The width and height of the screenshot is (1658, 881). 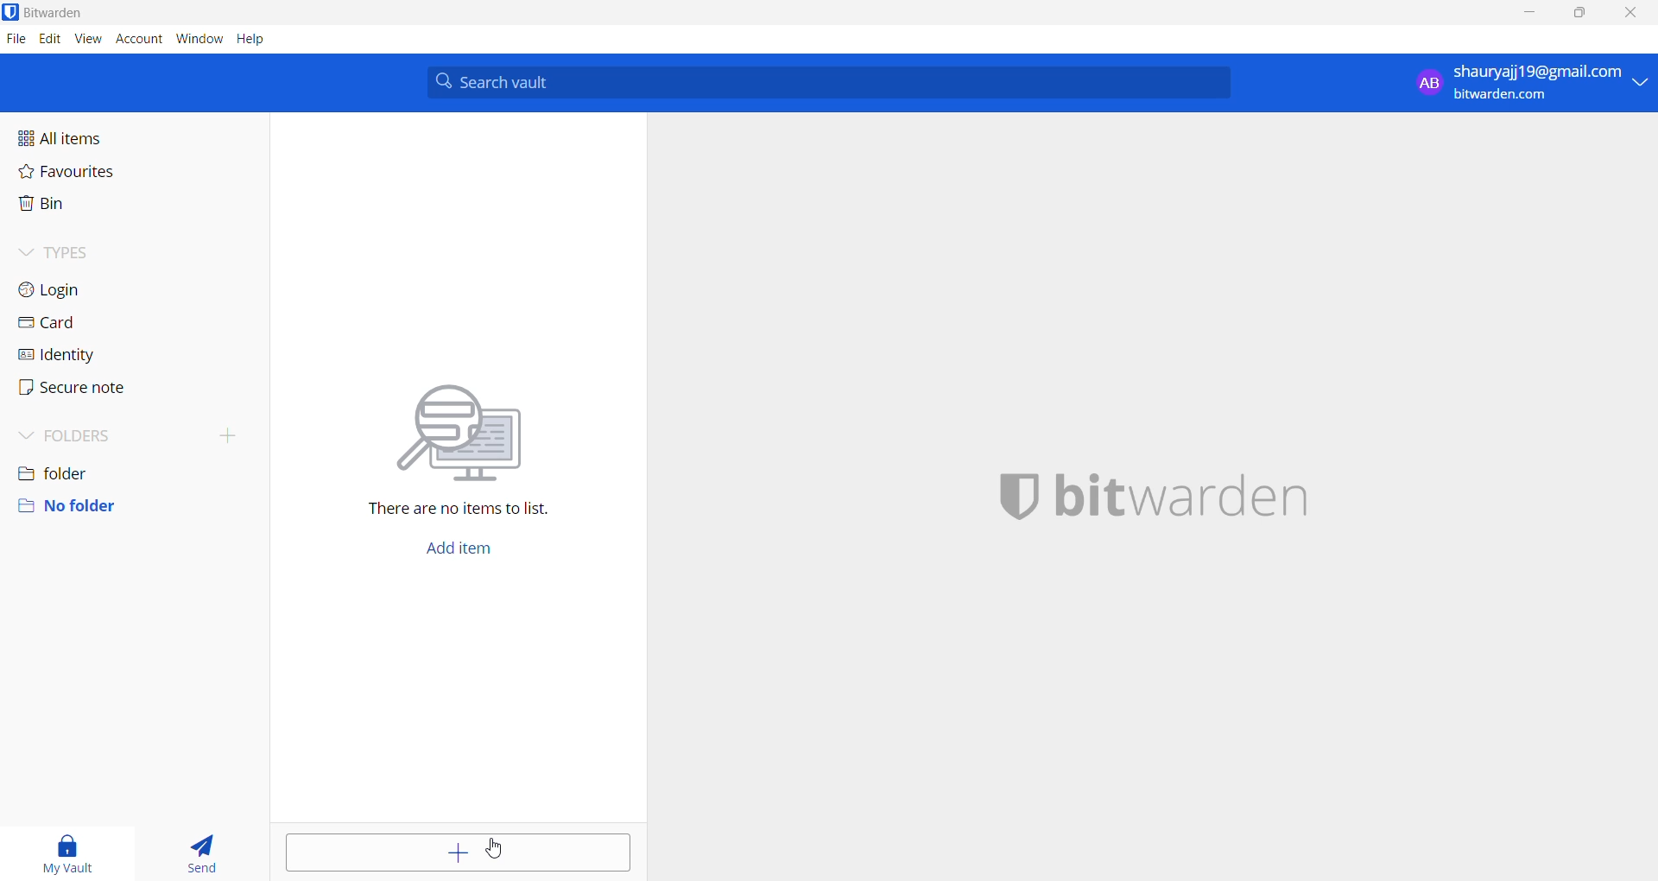 I want to click on maximize, so click(x=1582, y=14).